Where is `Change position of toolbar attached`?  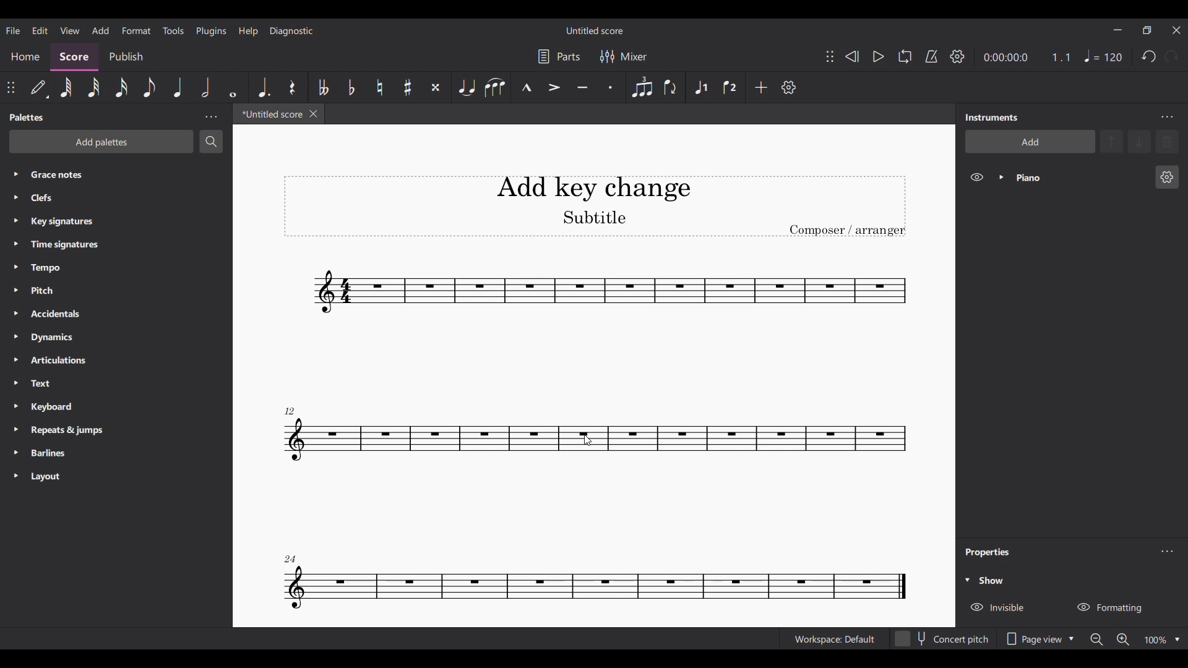 Change position of toolbar attached is located at coordinates (830, 56).